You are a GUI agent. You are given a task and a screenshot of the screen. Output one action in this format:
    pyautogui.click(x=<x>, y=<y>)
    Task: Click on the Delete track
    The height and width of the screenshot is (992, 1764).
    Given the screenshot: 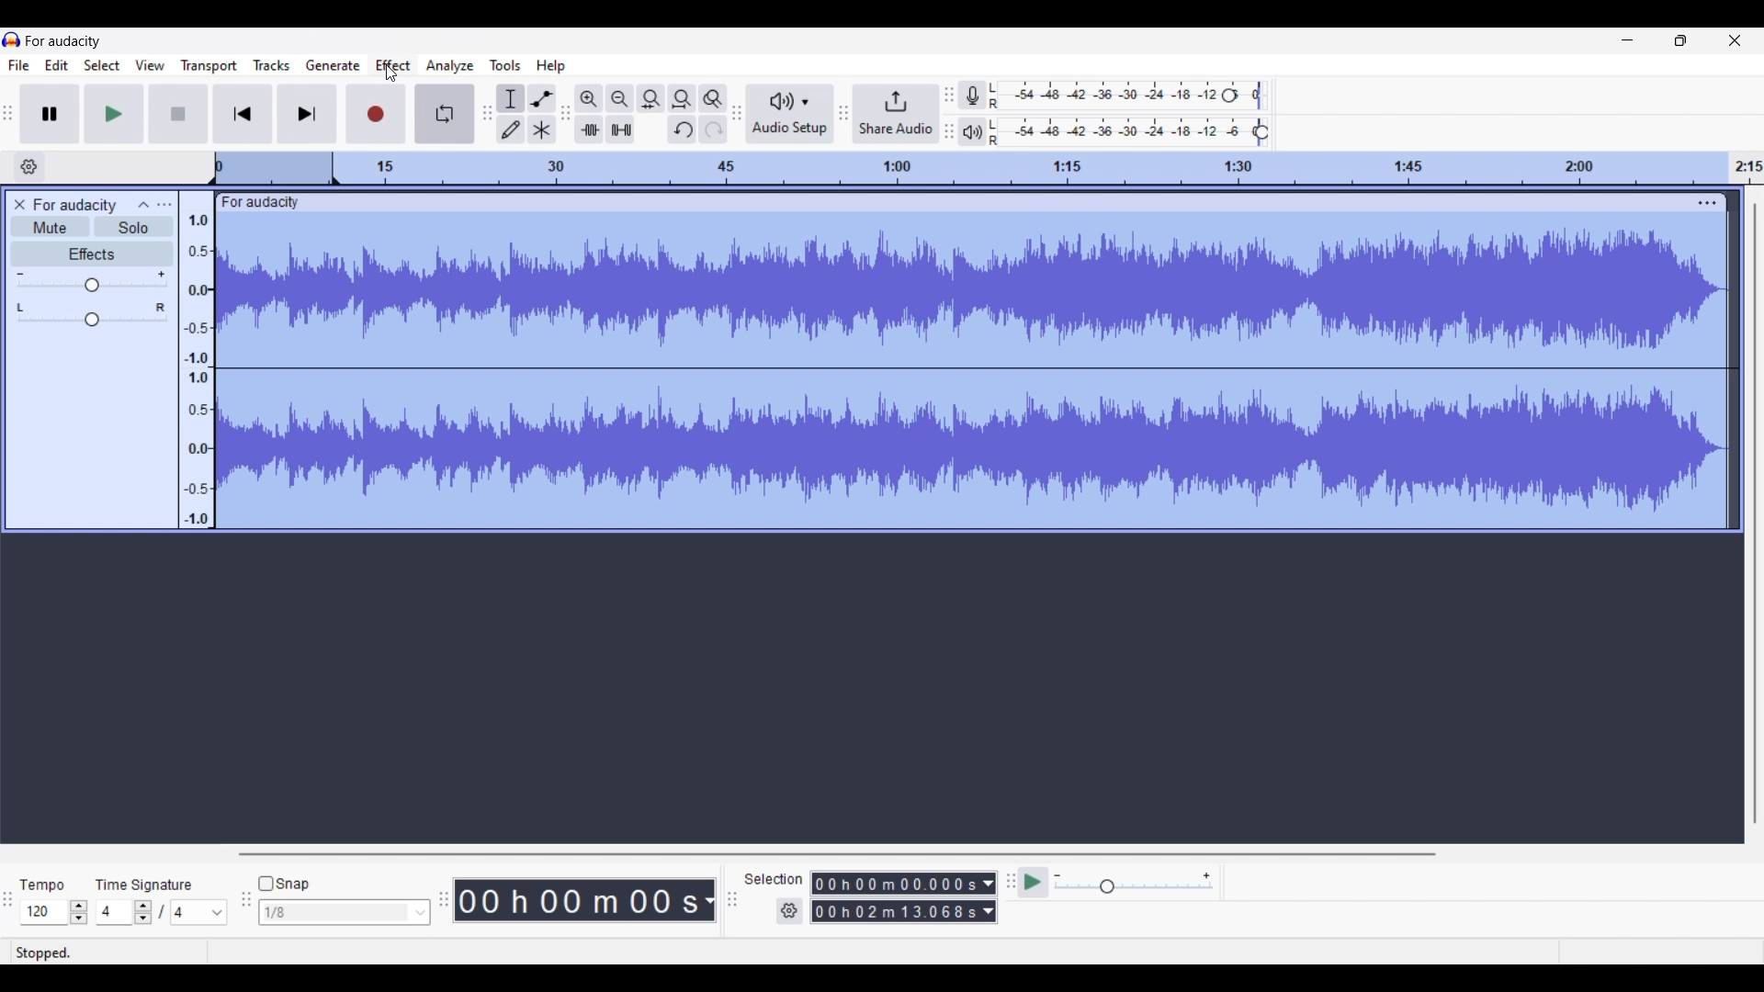 What is the action you would take?
    pyautogui.click(x=22, y=205)
    